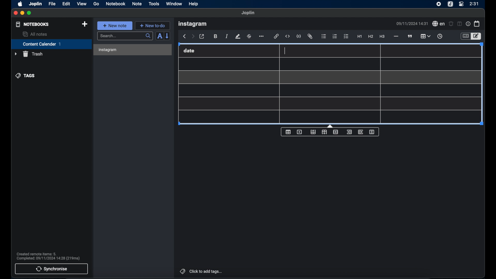 The width and height of the screenshot is (496, 279). What do you see at coordinates (48, 256) in the screenshot?
I see `sync notification` at bounding box center [48, 256].